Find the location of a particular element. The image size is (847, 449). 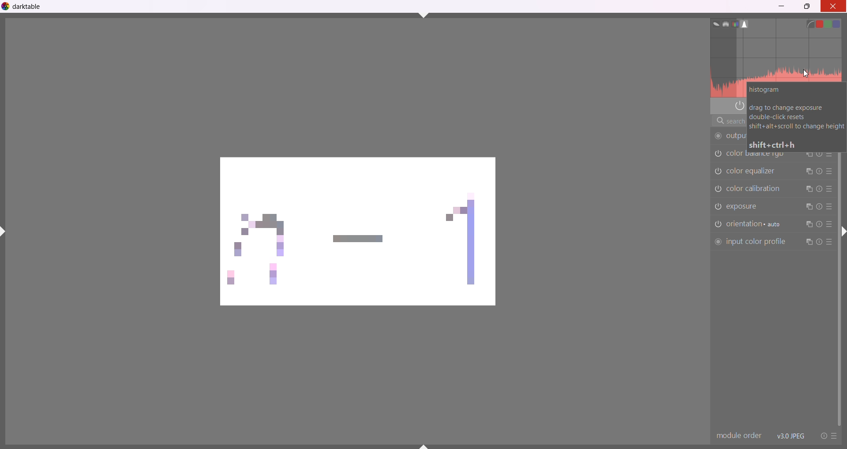

color balance rgb is located at coordinates (716, 154).